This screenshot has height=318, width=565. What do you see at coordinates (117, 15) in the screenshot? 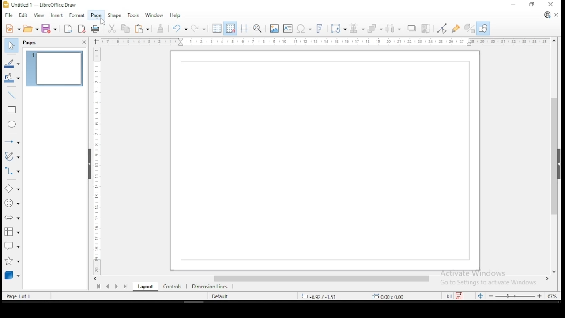
I see `shape` at bounding box center [117, 15].